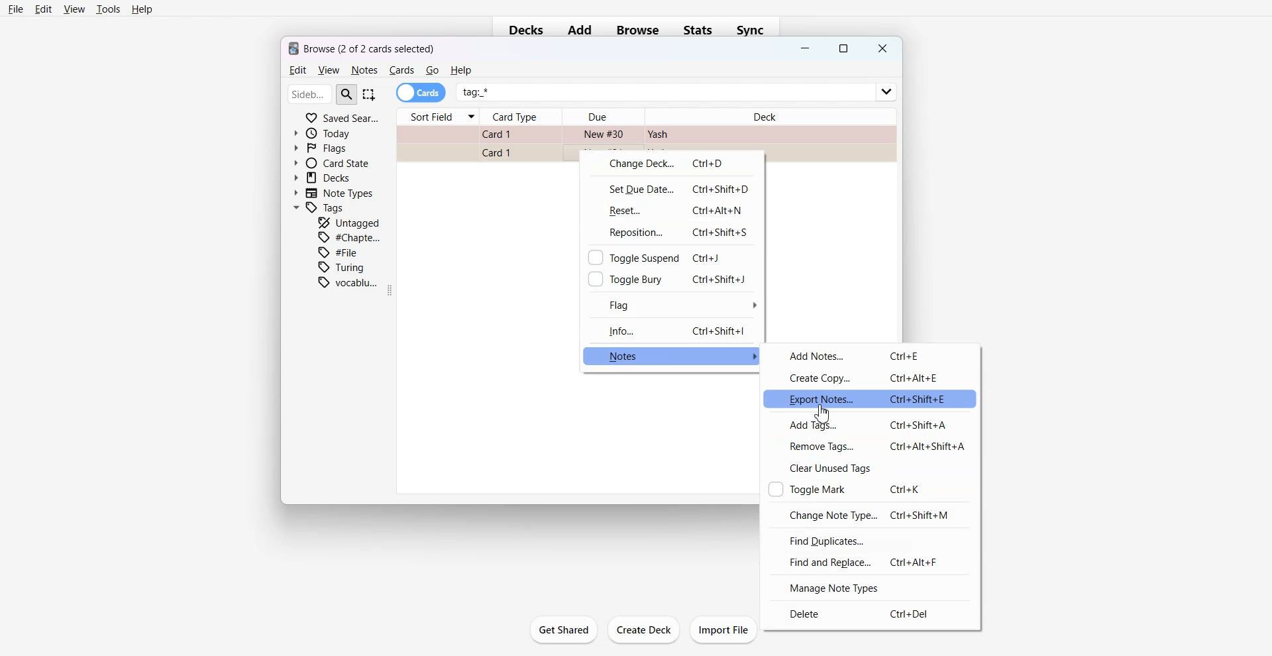  What do you see at coordinates (867, 587) in the screenshot?
I see `Manage Note Types` at bounding box center [867, 587].